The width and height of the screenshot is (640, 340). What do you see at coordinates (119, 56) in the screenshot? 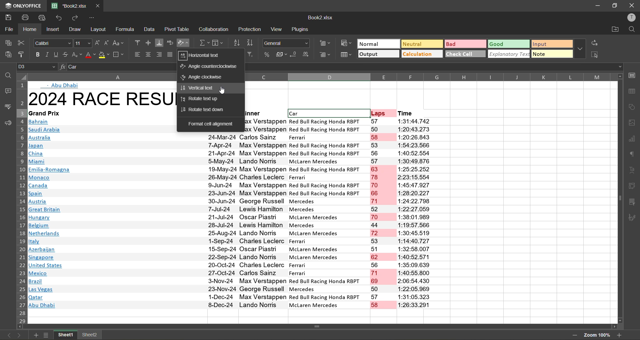
I see `borders` at bounding box center [119, 56].